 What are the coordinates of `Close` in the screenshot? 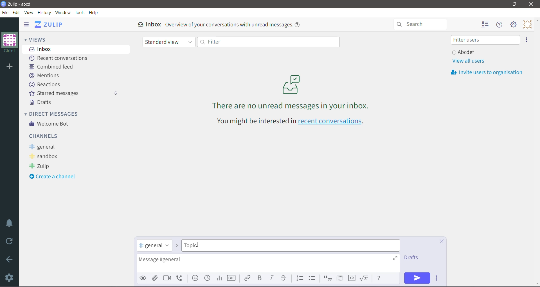 It's located at (532, 4).